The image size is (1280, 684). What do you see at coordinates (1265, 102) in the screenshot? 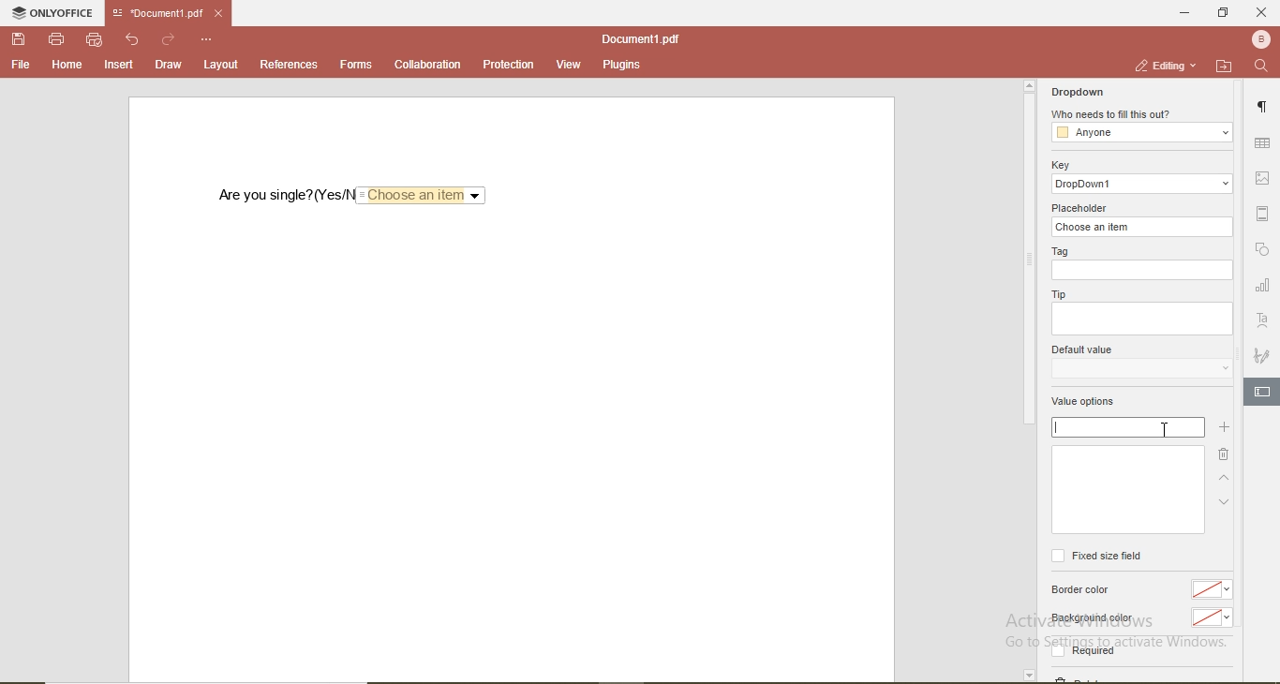
I see `paragraph` at bounding box center [1265, 102].